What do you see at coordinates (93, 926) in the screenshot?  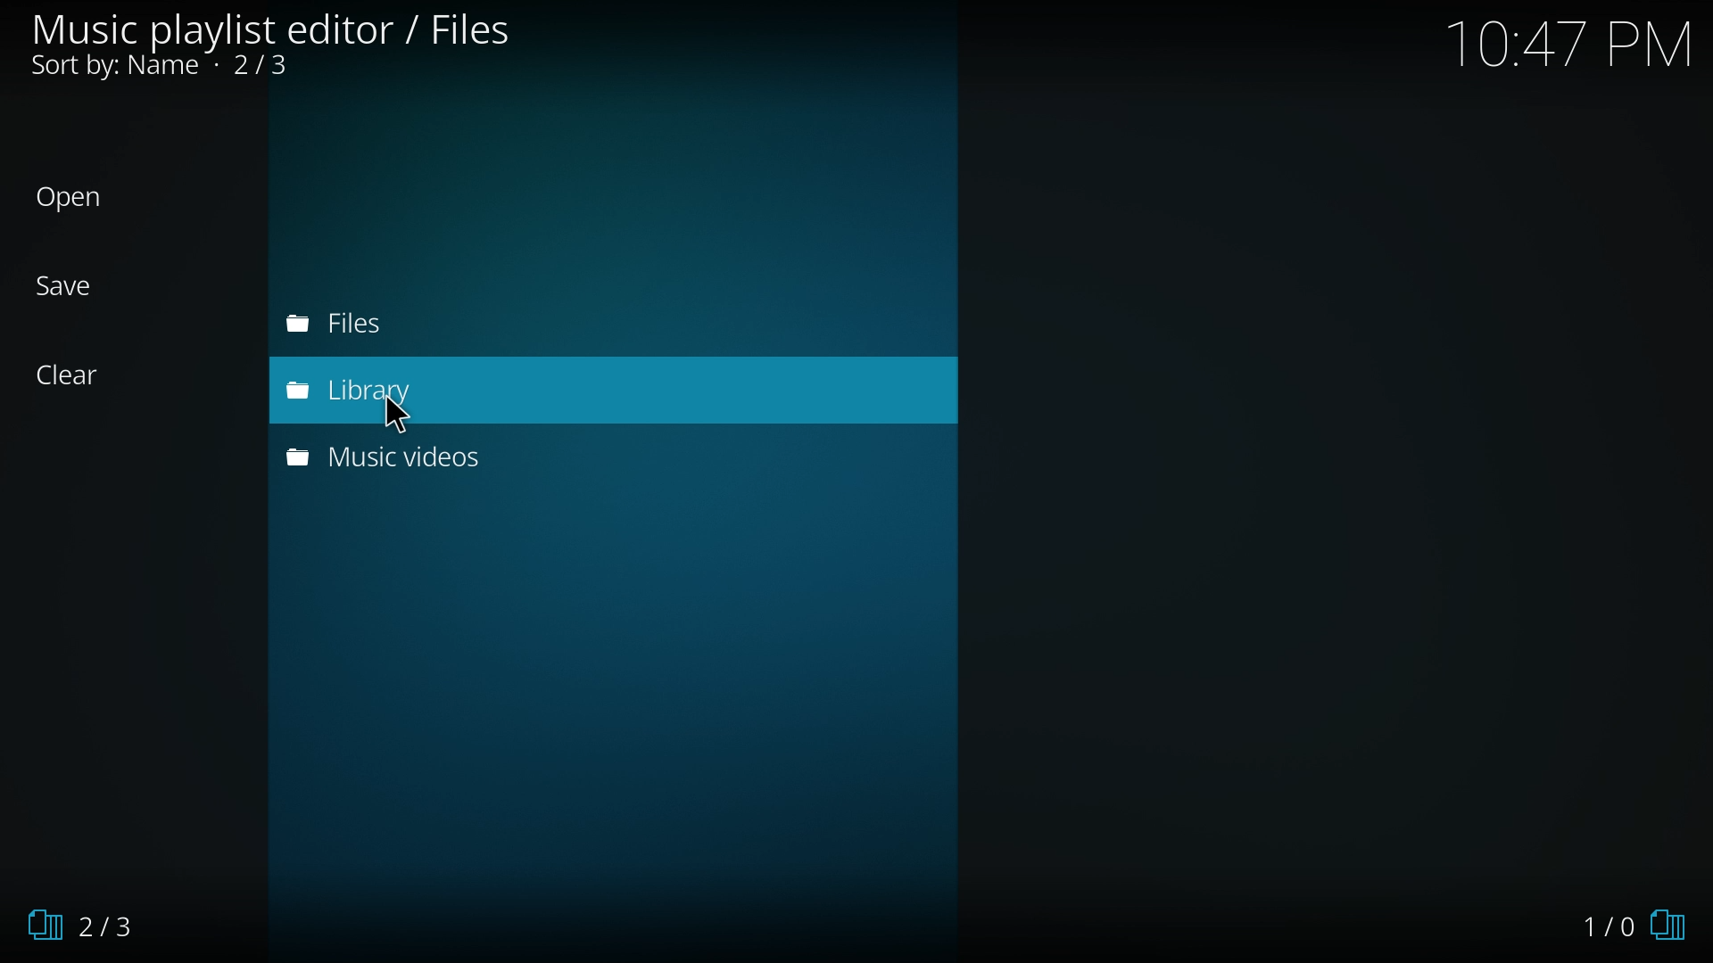 I see `2/3` at bounding box center [93, 926].